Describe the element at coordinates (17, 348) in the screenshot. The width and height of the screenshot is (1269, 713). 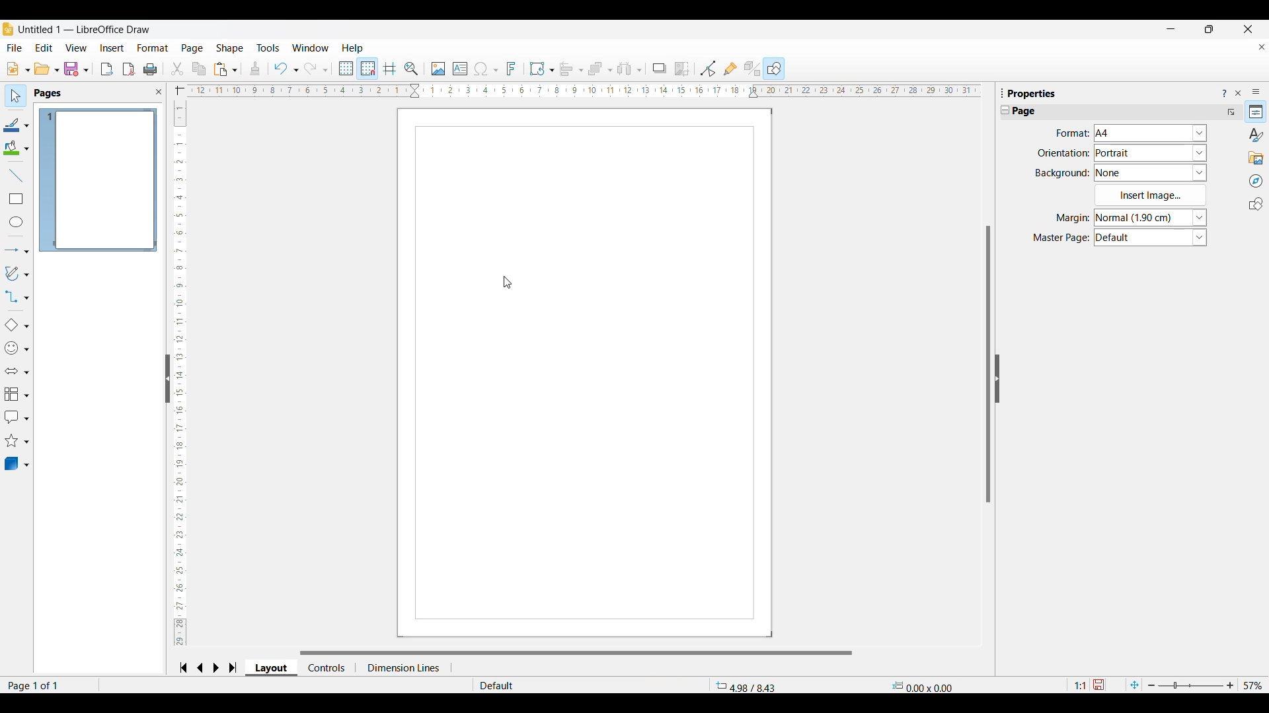
I see `Symbol shape options` at that location.